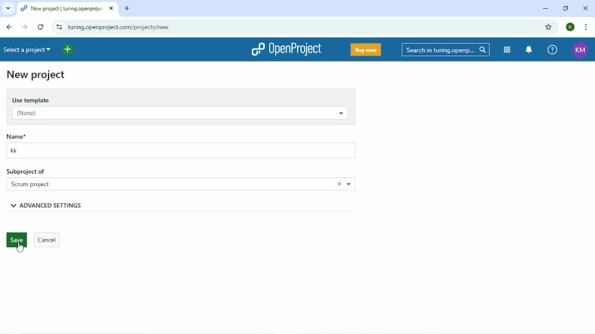 Image resolution: width=595 pixels, height=334 pixels. What do you see at coordinates (567, 9) in the screenshot?
I see `Restore down` at bounding box center [567, 9].